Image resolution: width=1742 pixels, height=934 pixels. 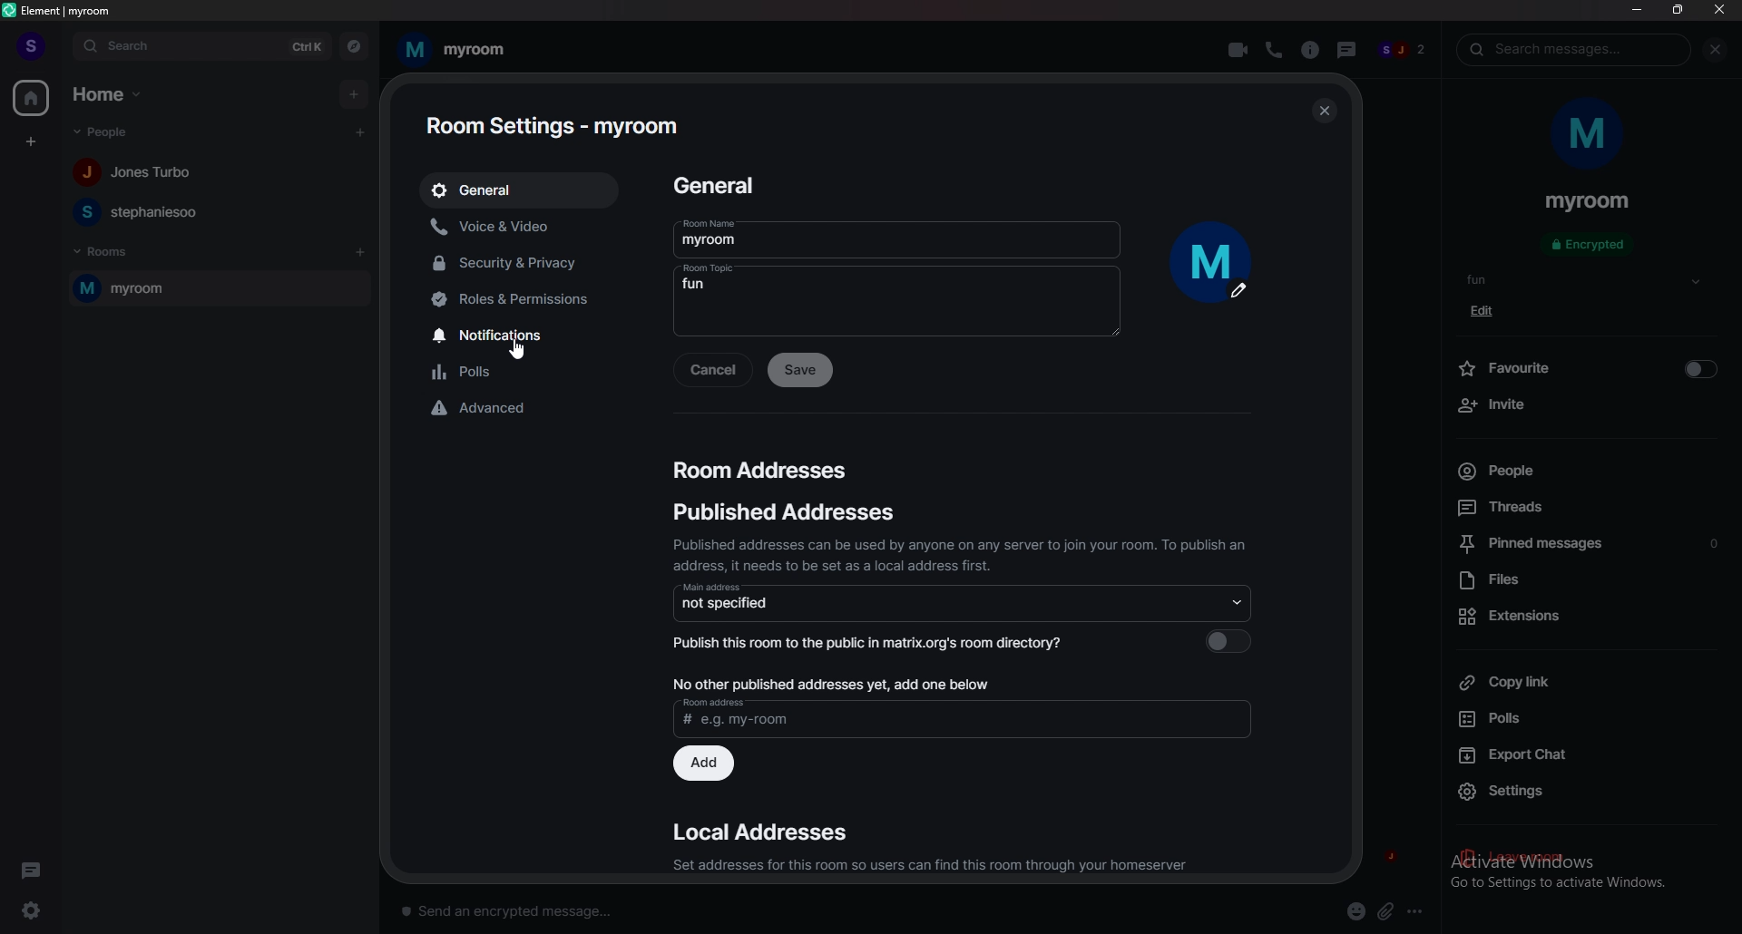 What do you see at coordinates (515, 909) in the screenshot?
I see `message box` at bounding box center [515, 909].